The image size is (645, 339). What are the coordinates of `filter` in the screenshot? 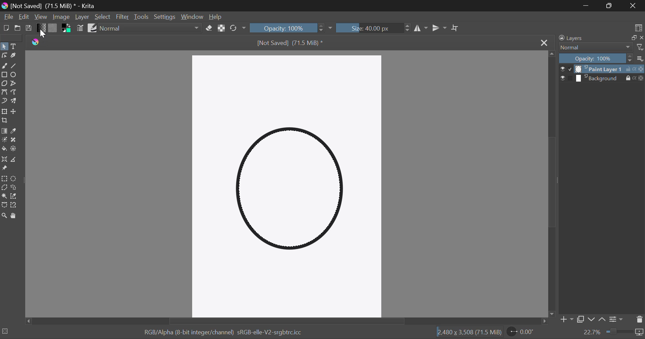 It's located at (640, 47).